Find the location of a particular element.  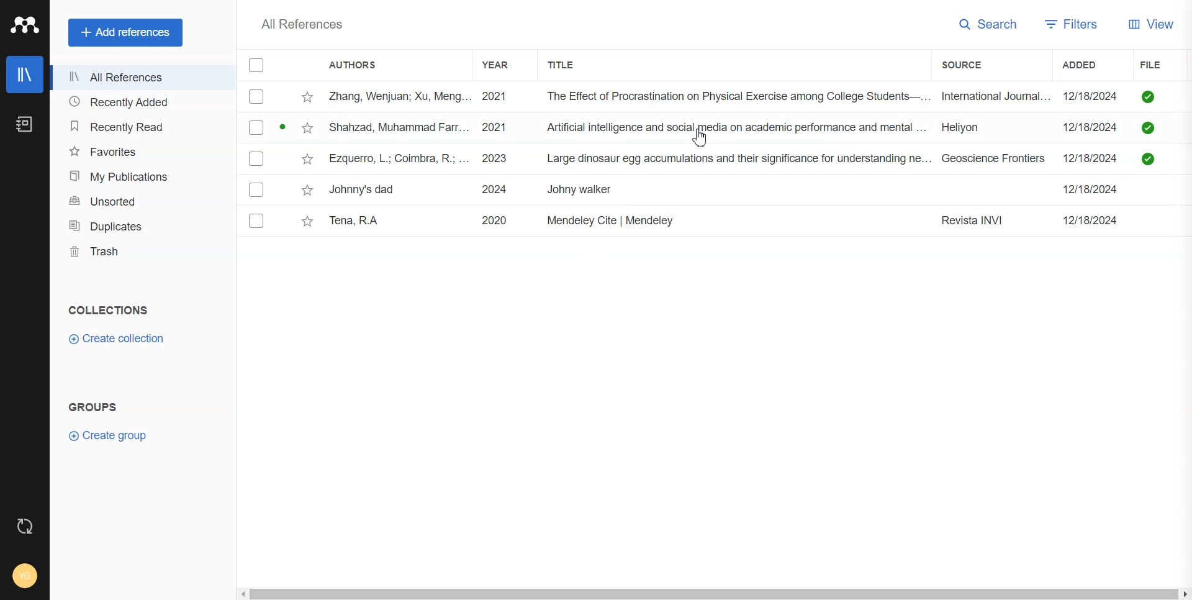

Added is located at coordinates (1089, 64).